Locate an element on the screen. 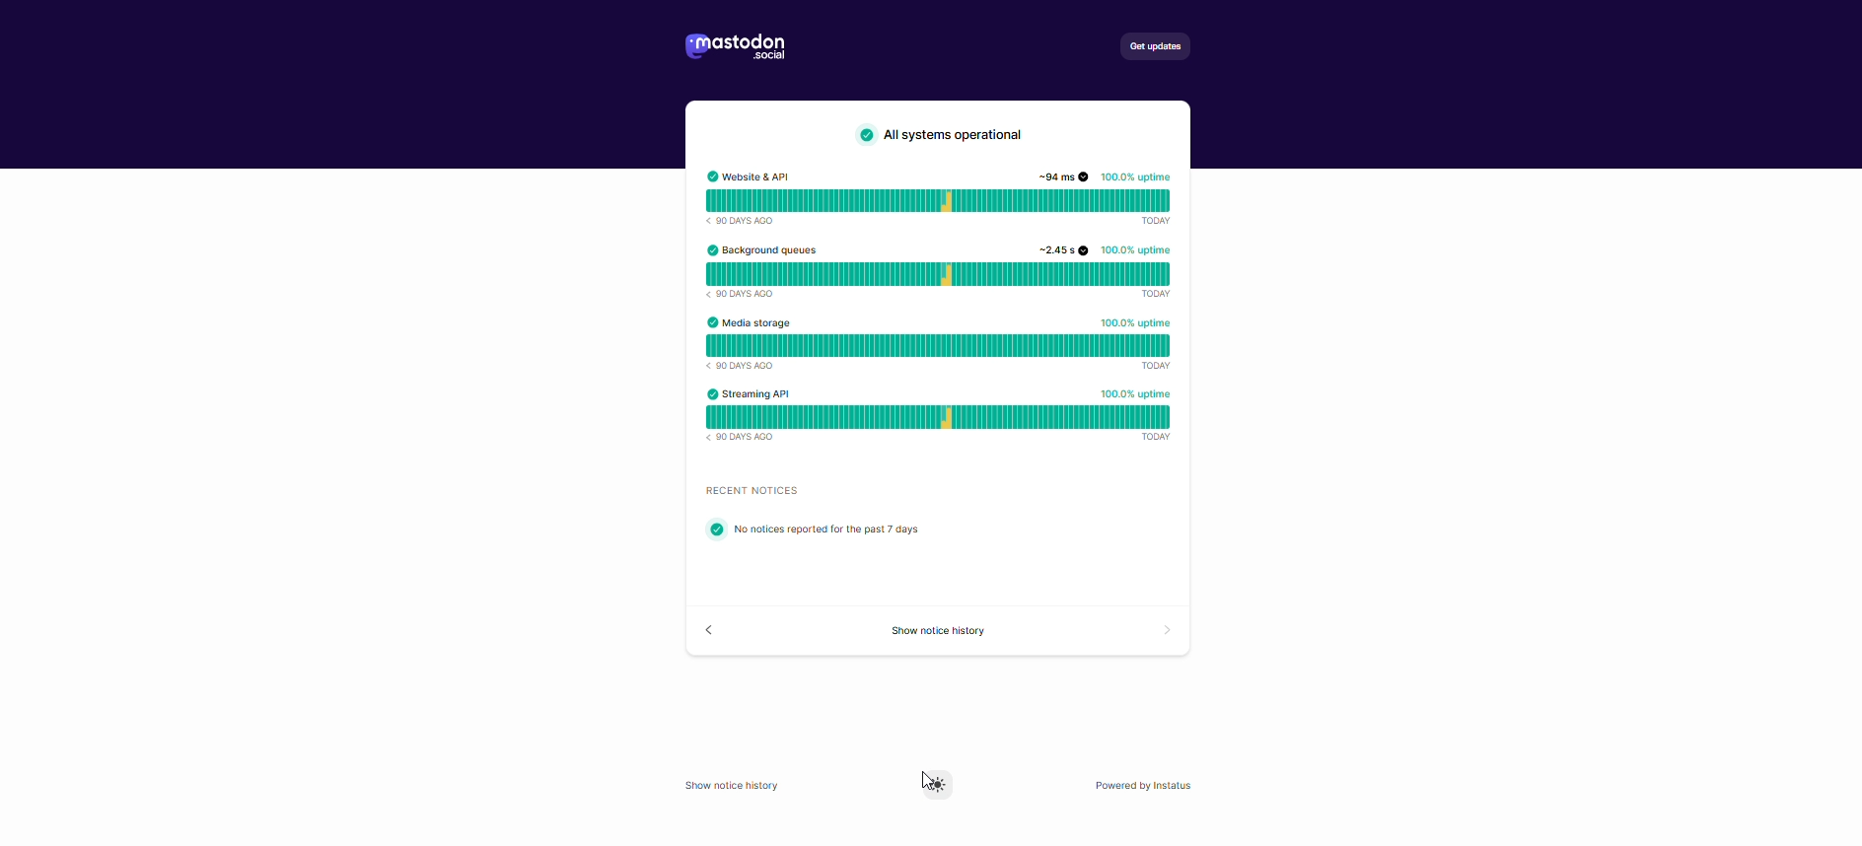 Image resolution: width=1862 pixels, height=846 pixels. show service history is located at coordinates (941, 633).